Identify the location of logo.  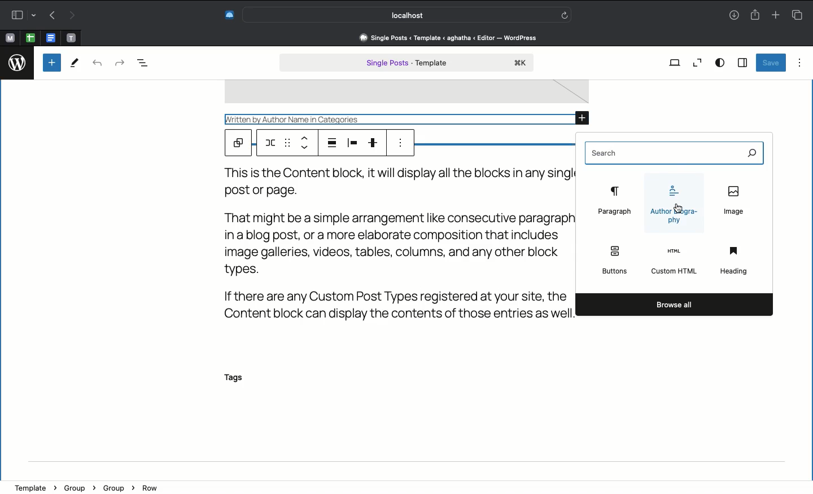
(18, 60).